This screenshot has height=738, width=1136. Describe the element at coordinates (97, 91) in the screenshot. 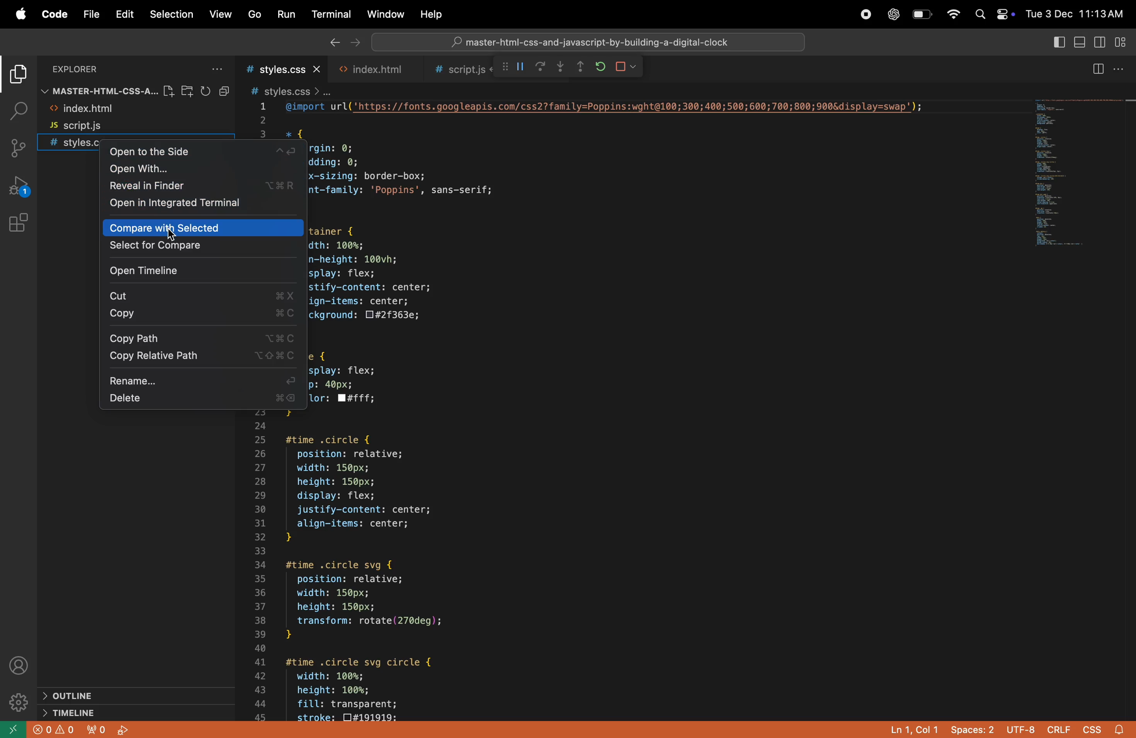

I see `master file` at that location.